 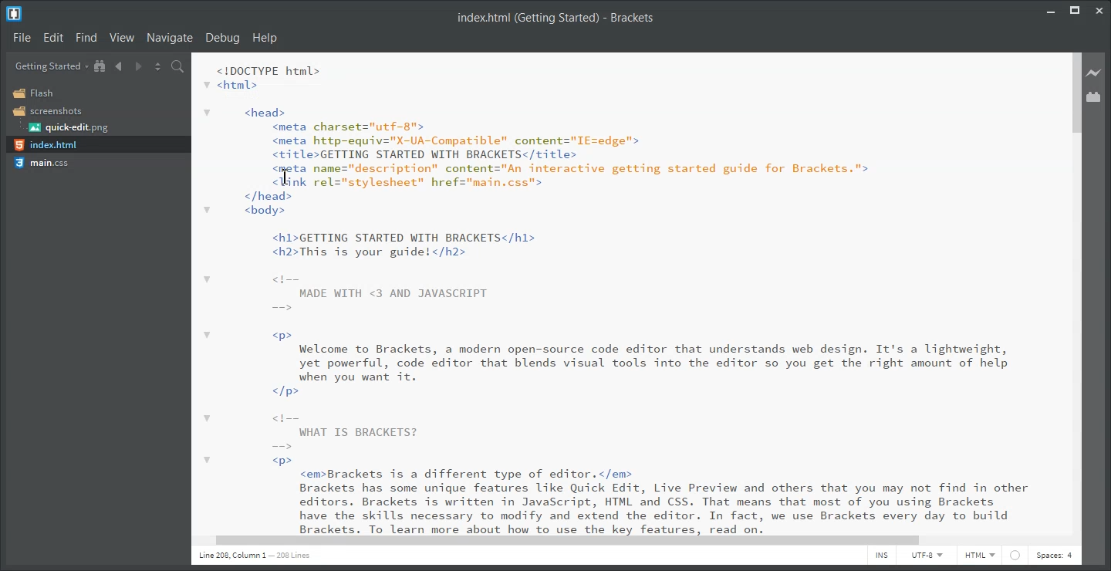 What do you see at coordinates (981, 556) in the screenshot?
I see `HTML` at bounding box center [981, 556].